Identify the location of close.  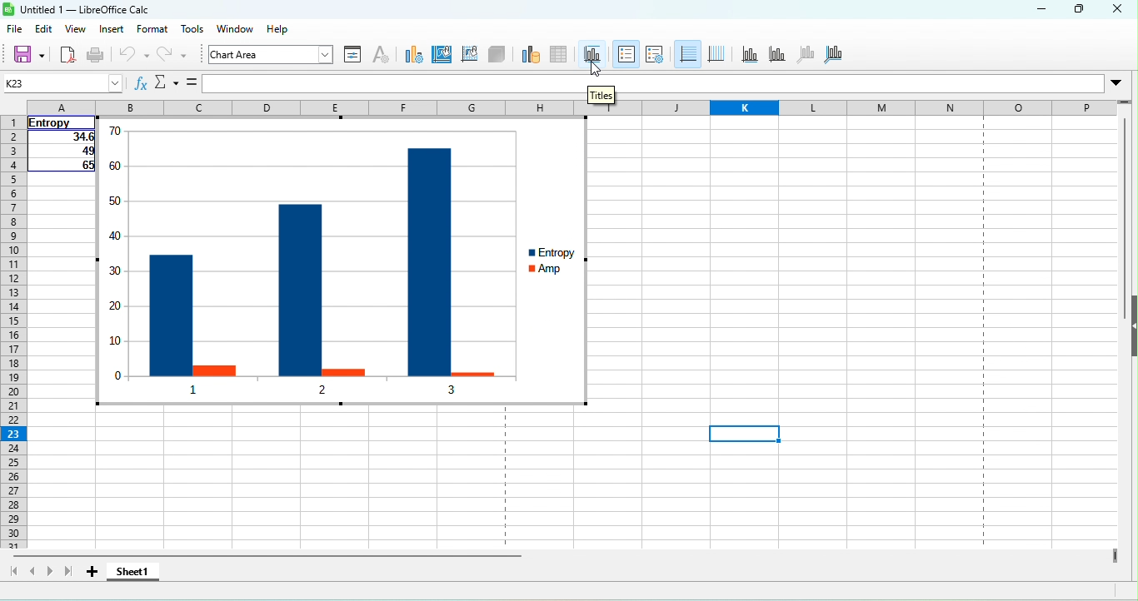
(1121, 10).